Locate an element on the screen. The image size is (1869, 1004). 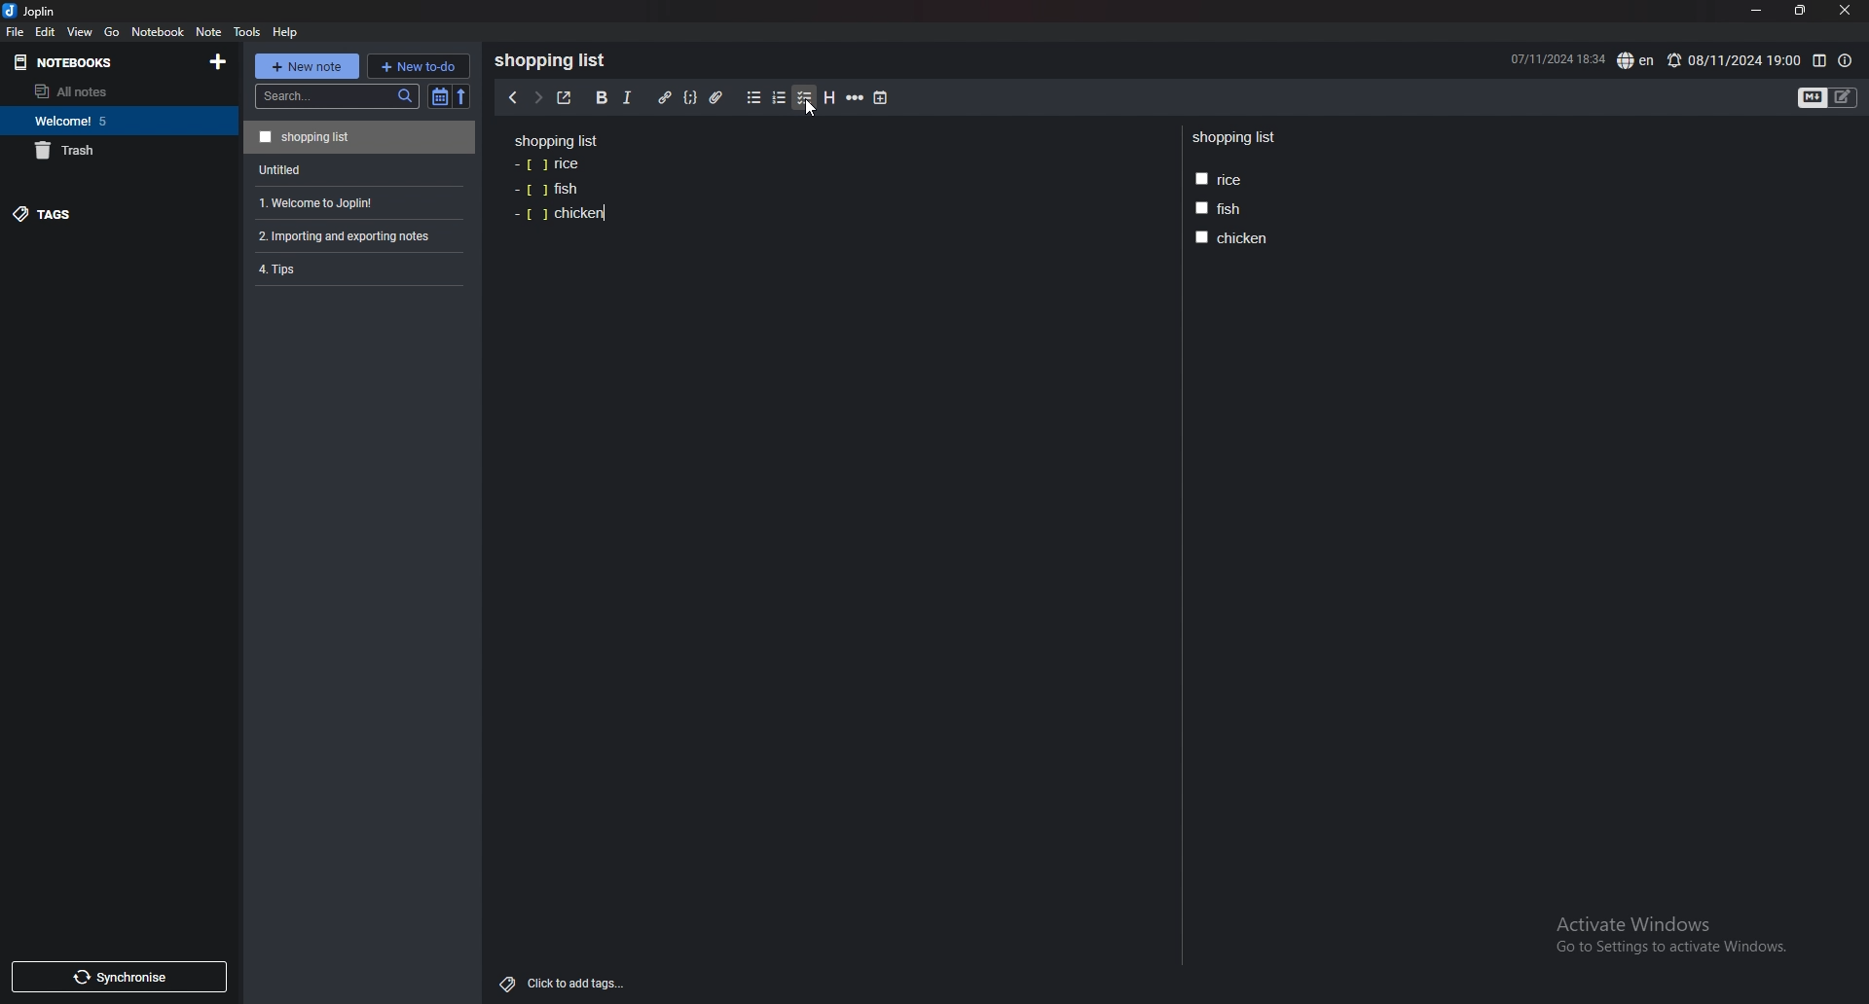
2. Importing and exporting notes. is located at coordinates (357, 233).